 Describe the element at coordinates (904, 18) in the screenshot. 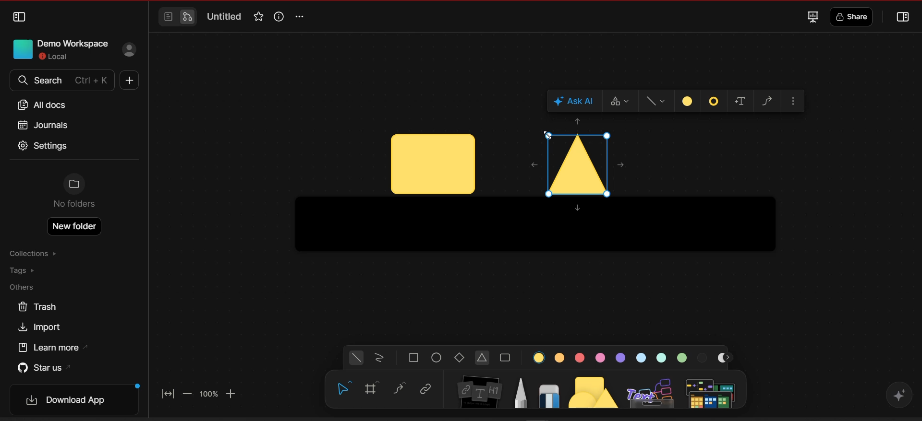

I see `collapse or open sidebar` at that location.